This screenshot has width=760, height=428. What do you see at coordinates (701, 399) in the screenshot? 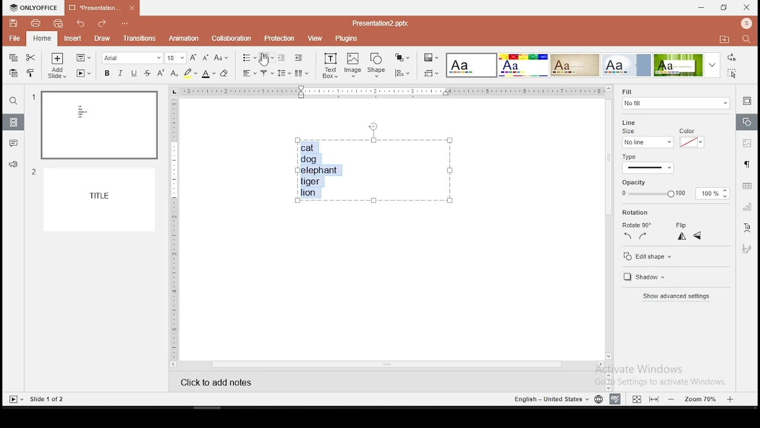
I see `zoom level` at bounding box center [701, 399].